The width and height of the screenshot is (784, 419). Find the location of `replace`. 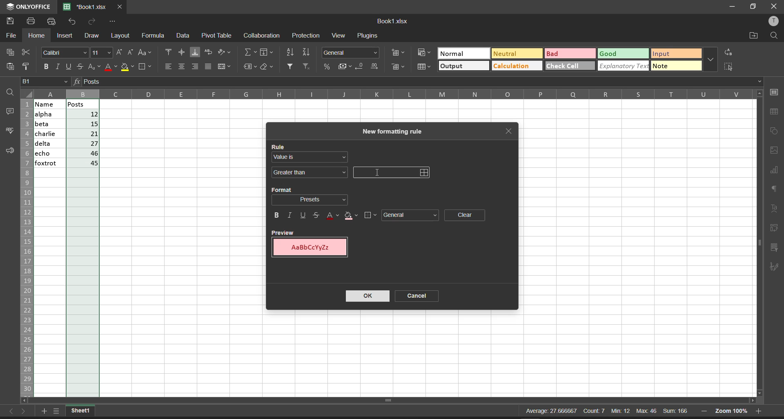

replace is located at coordinates (730, 51).